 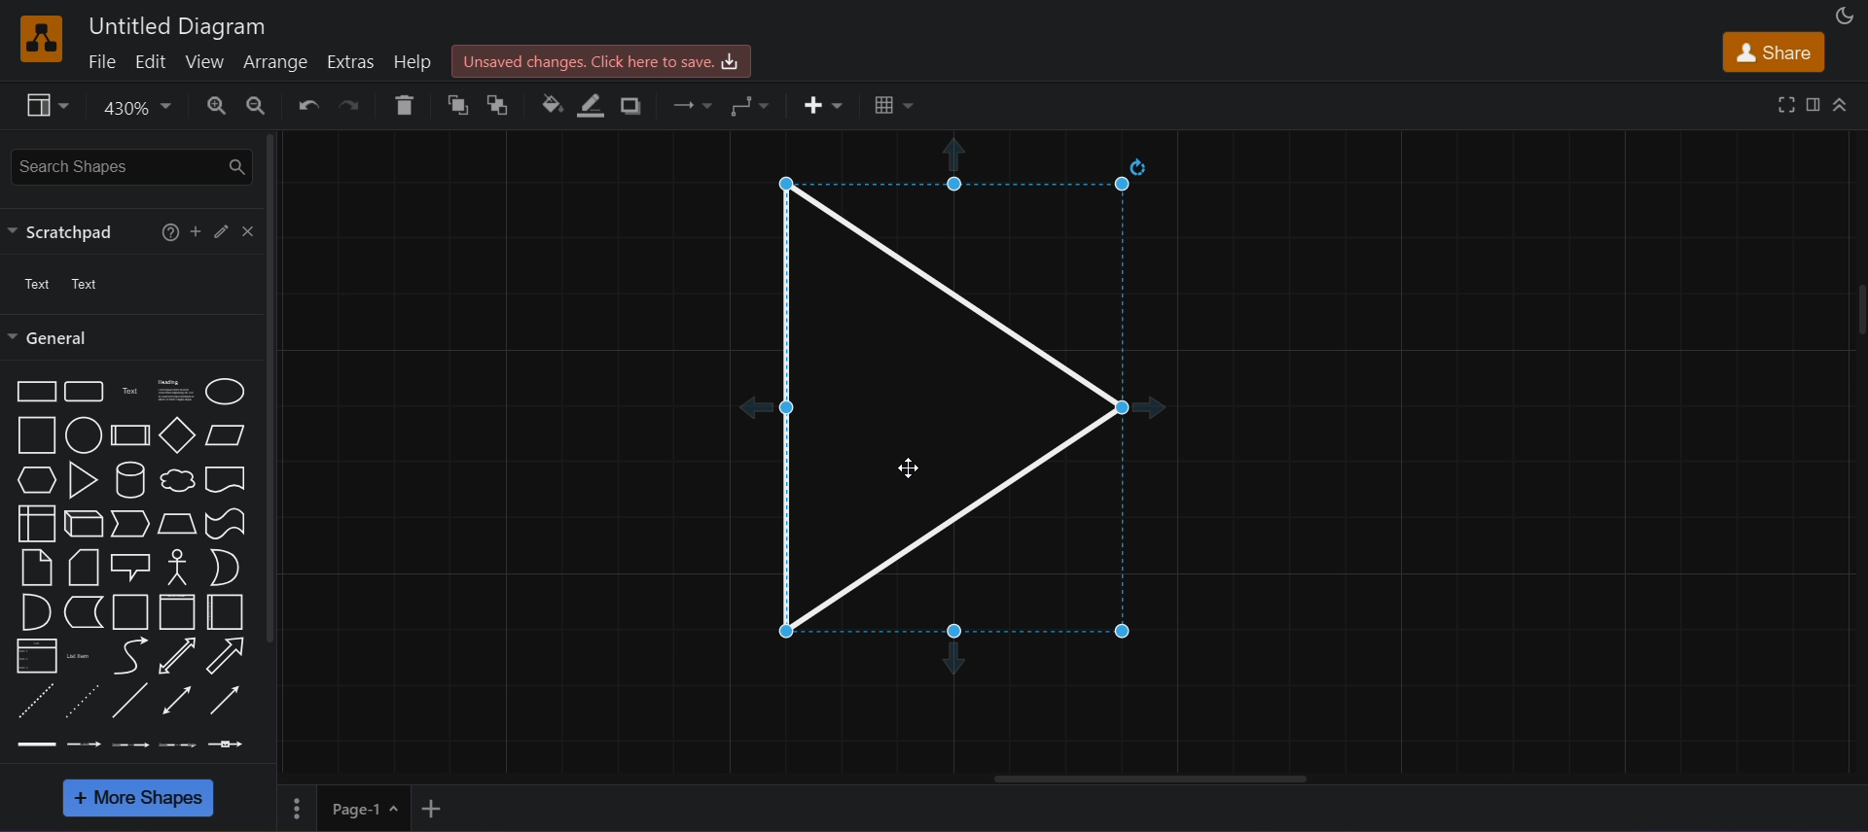 I want to click on zoom, so click(x=134, y=108).